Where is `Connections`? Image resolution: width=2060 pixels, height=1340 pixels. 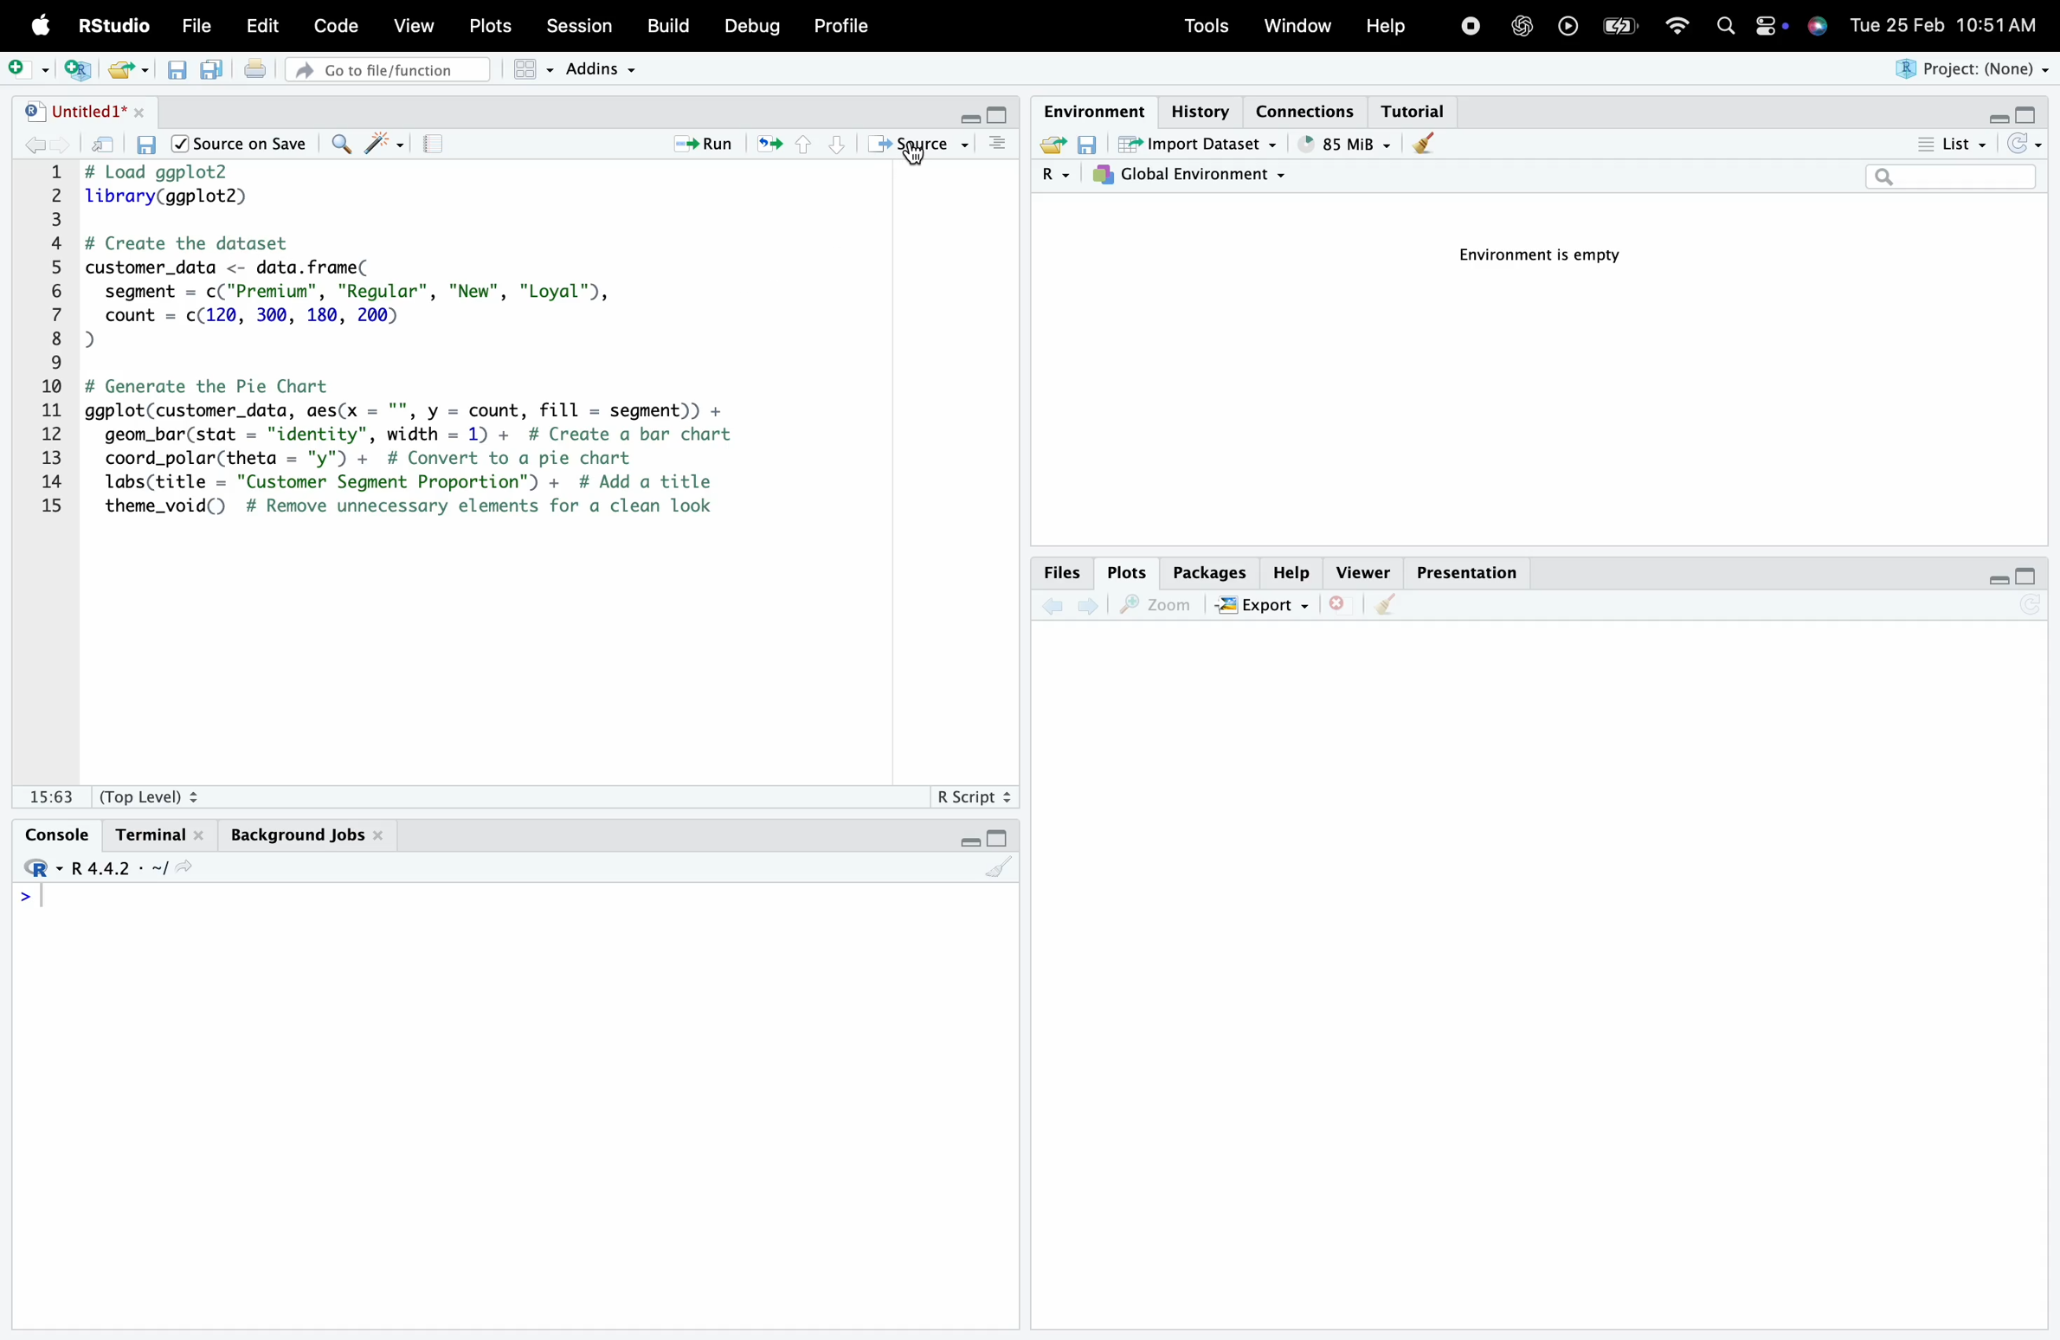 Connections is located at coordinates (1309, 109).